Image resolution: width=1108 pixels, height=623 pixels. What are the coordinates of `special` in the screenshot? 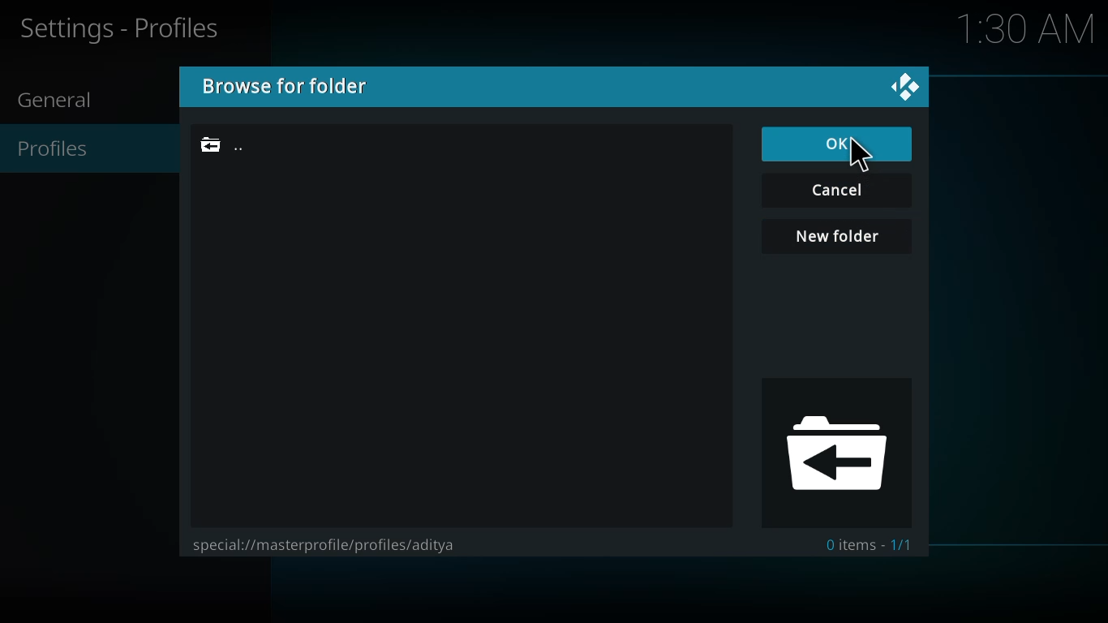 It's located at (330, 544).